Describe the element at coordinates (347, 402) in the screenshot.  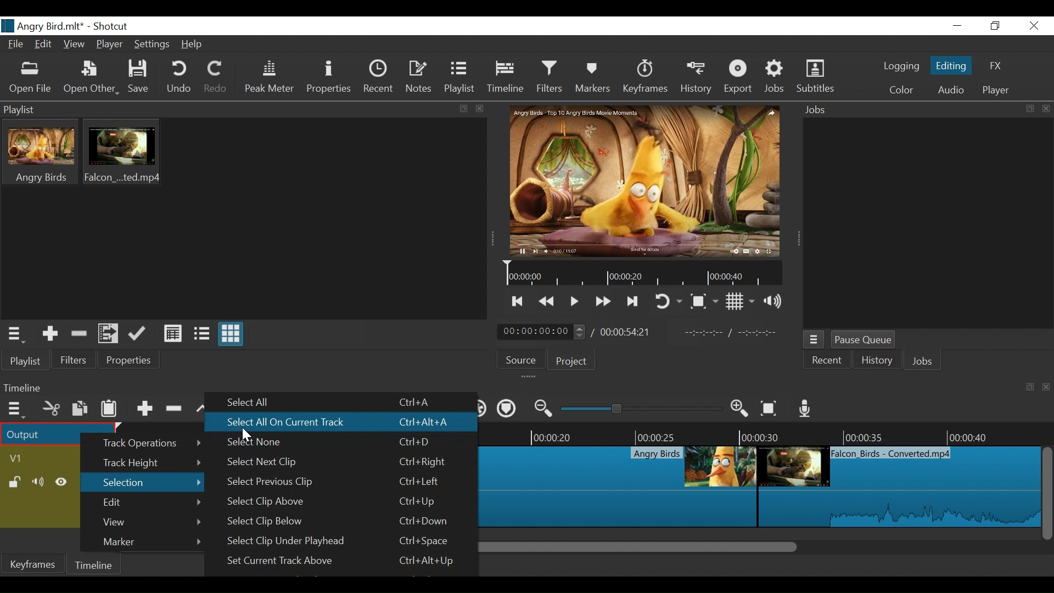
I see `Select All` at that location.